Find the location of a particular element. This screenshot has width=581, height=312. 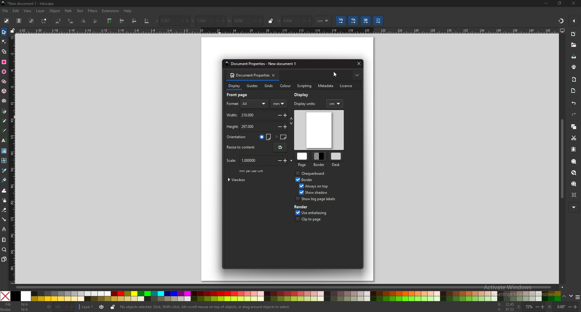

scale radii is located at coordinates (353, 21).